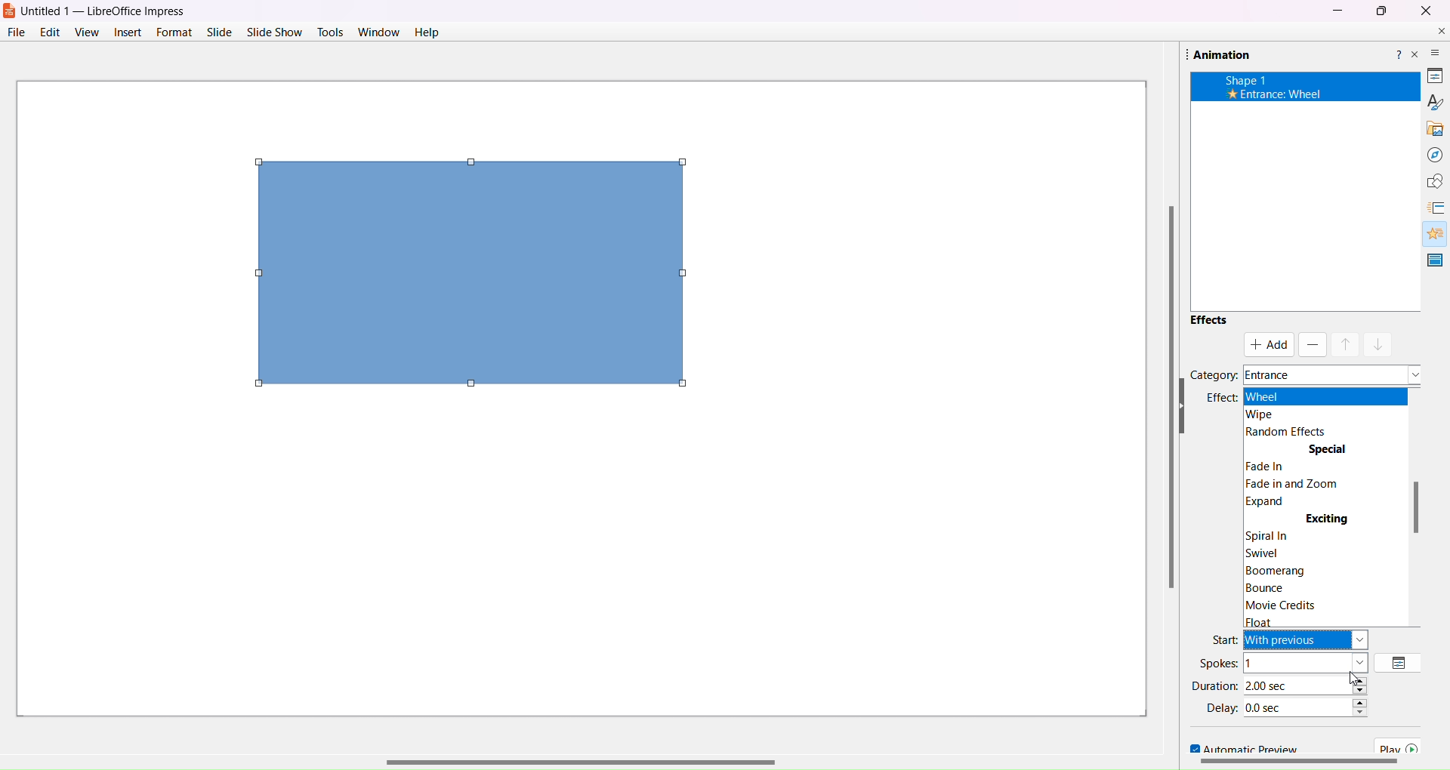 The image size is (1450, 770). What do you see at coordinates (1346, 344) in the screenshot?
I see `move up` at bounding box center [1346, 344].